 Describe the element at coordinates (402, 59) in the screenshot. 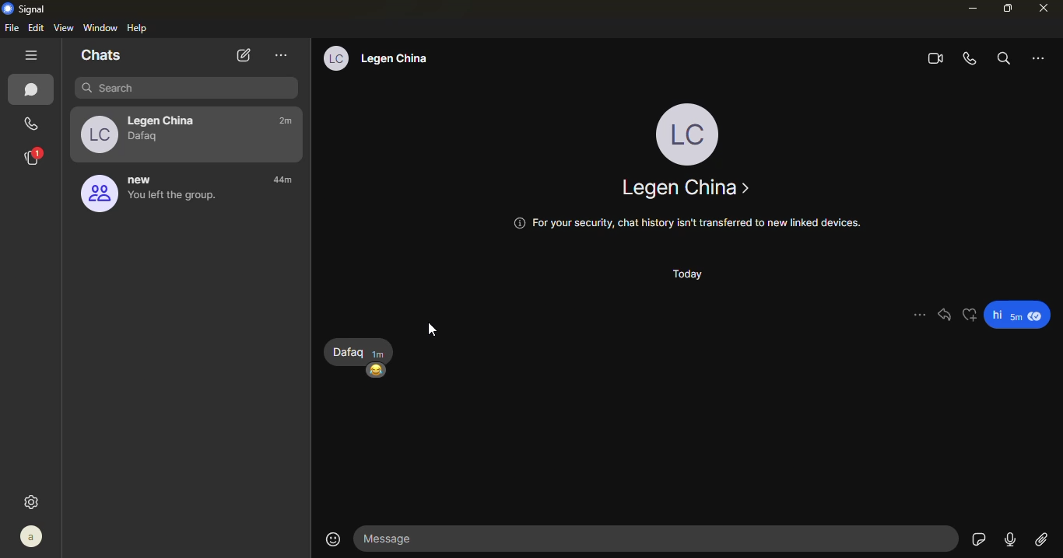

I see `Legan china` at that location.